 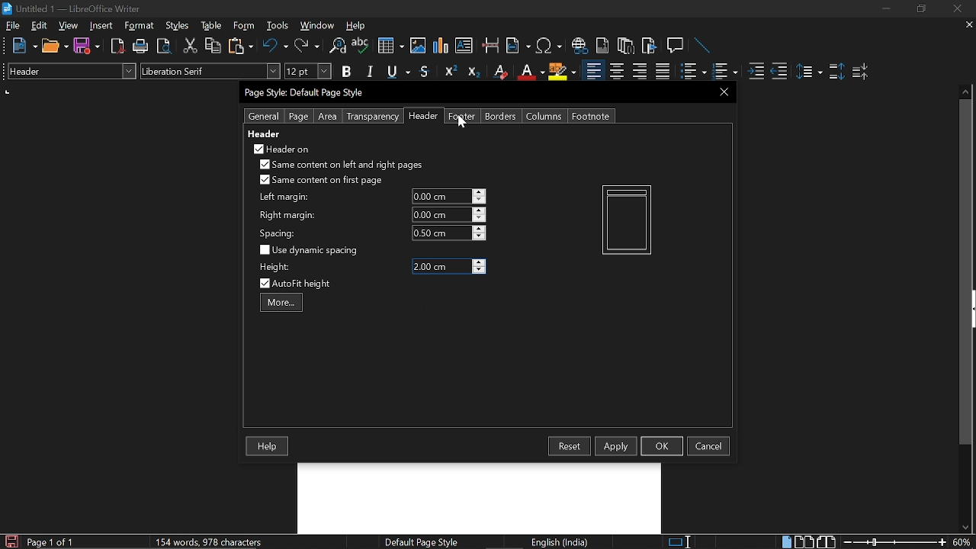 What do you see at coordinates (13, 25) in the screenshot?
I see `File` at bounding box center [13, 25].